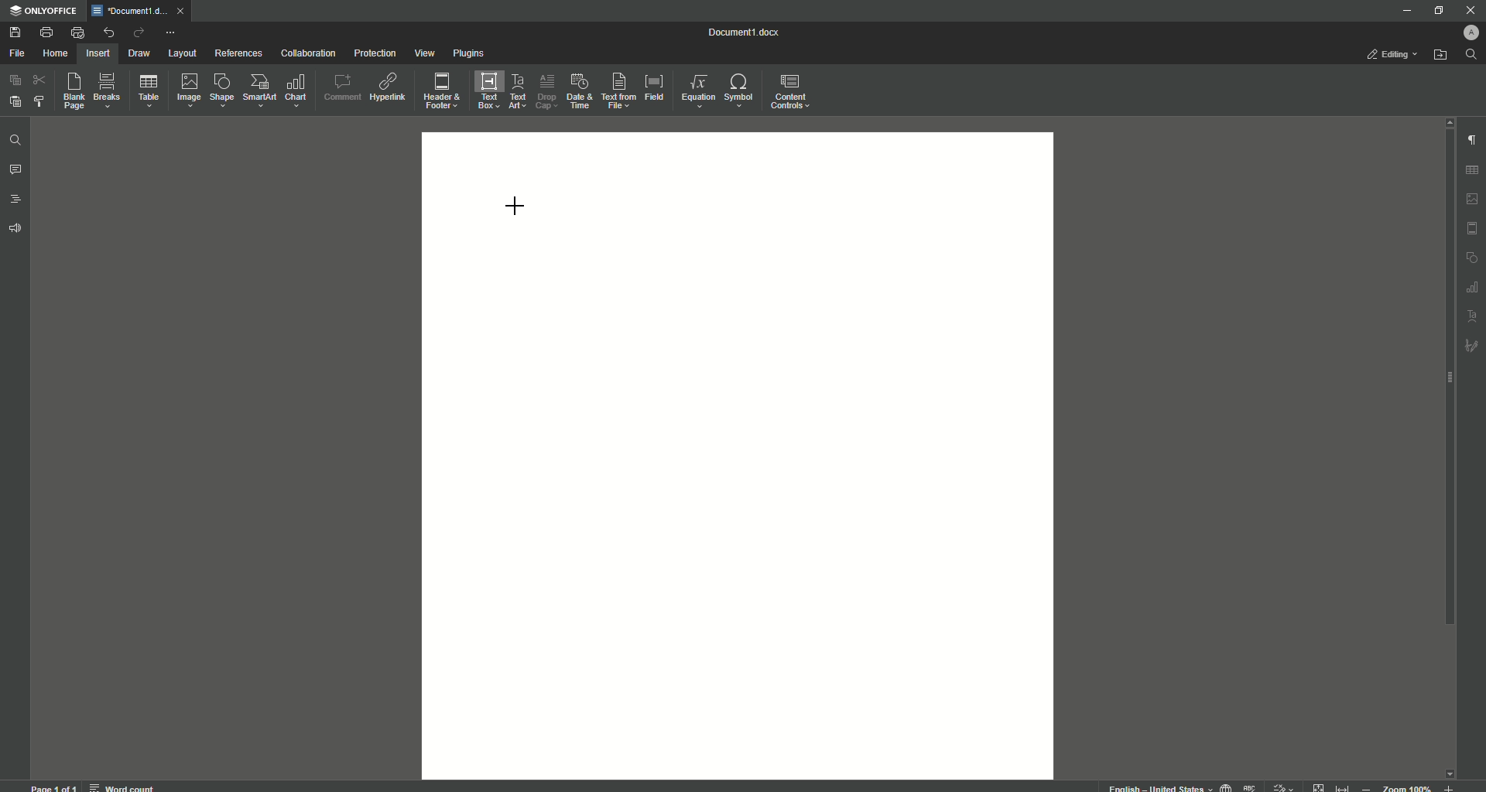 The image size is (1486, 792). What do you see at coordinates (1226, 786) in the screenshot?
I see `set document language` at bounding box center [1226, 786].